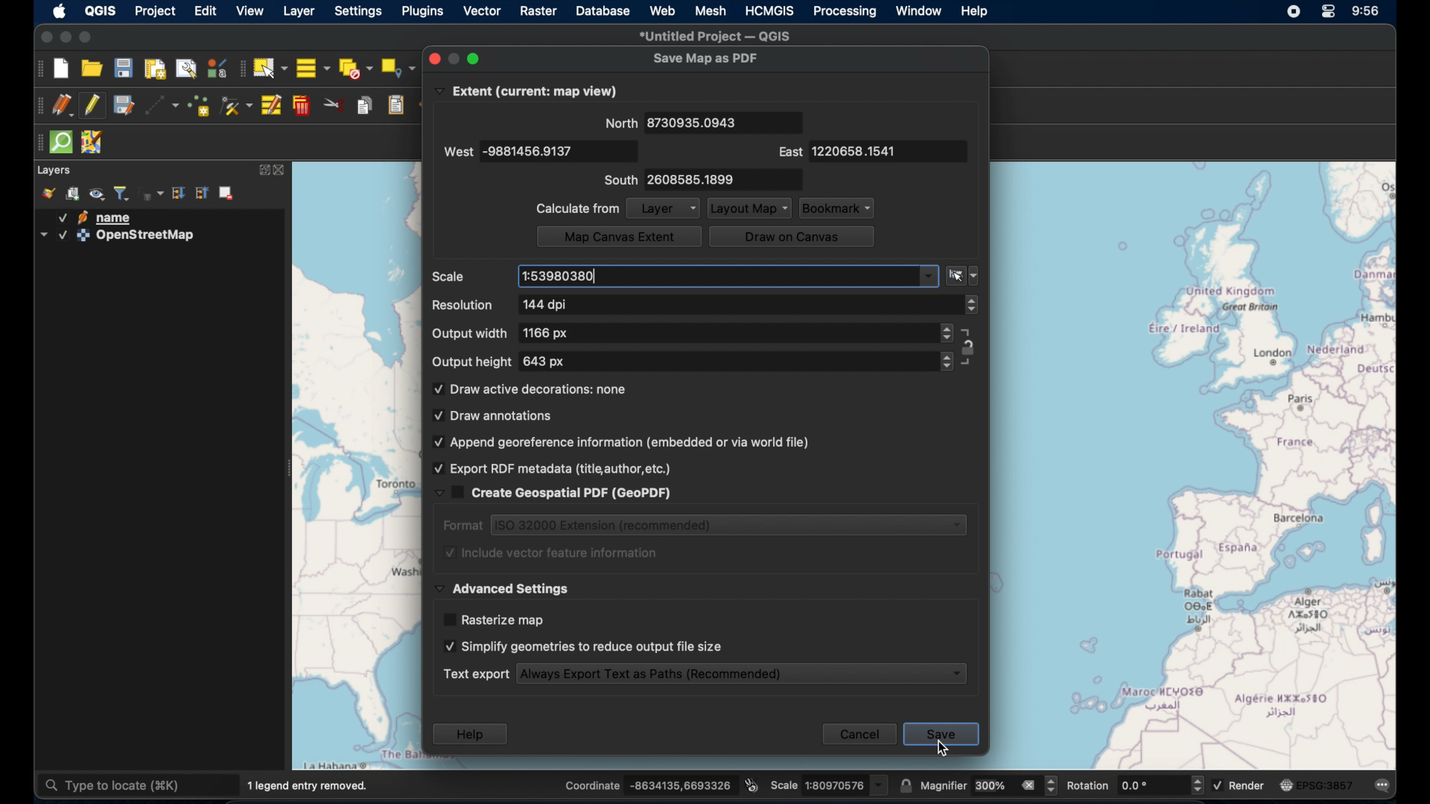 Image resolution: width=1430 pixels, height=804 pixels. Describe the element at coordinates (121, 193) in the screenshot. I see `filter layer` at that location.